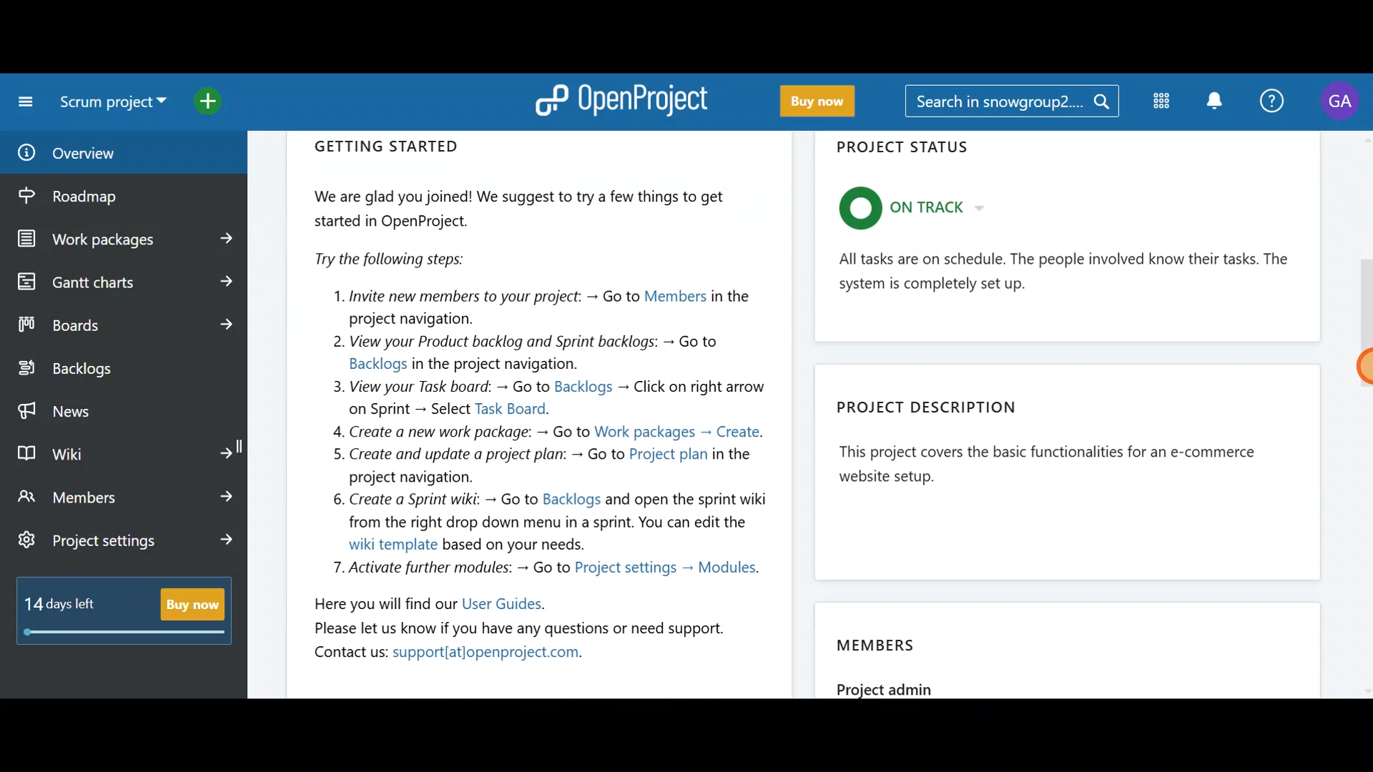  I want to click on OpenProject, so click(626, 99).